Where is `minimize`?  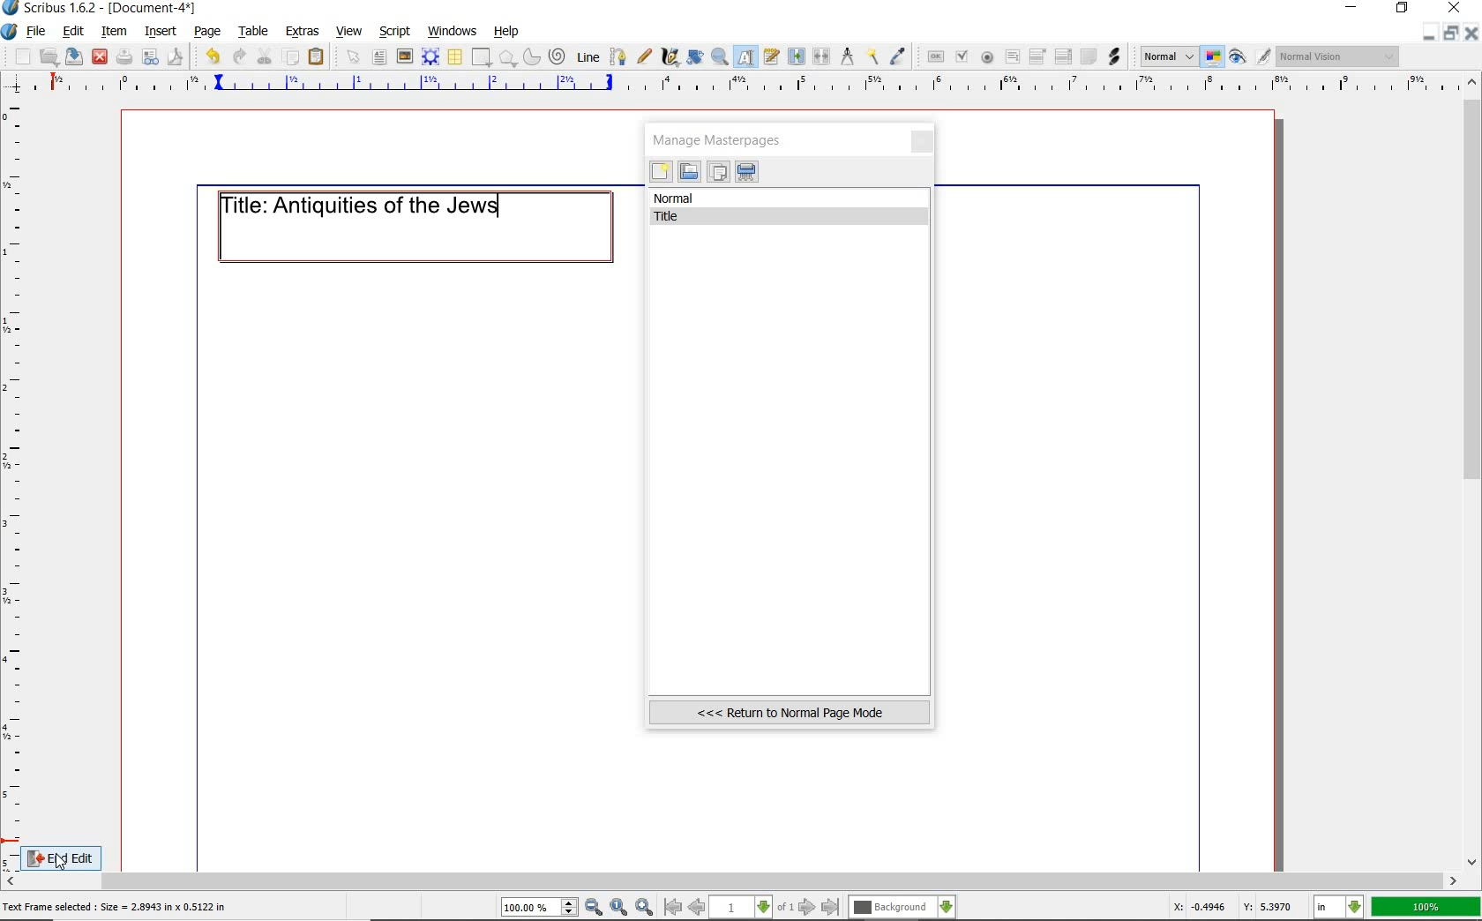 minimize is located at coordinates (1353, 9).